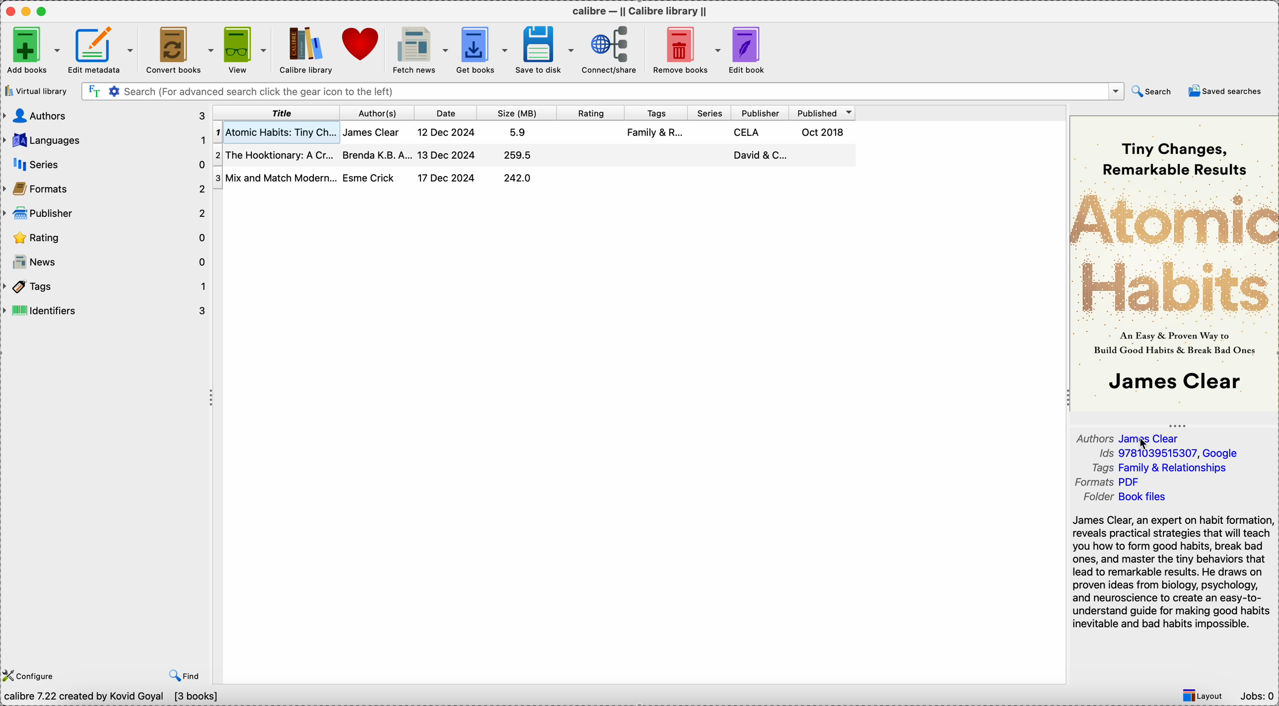  I want to click on title, so click(279, 112).